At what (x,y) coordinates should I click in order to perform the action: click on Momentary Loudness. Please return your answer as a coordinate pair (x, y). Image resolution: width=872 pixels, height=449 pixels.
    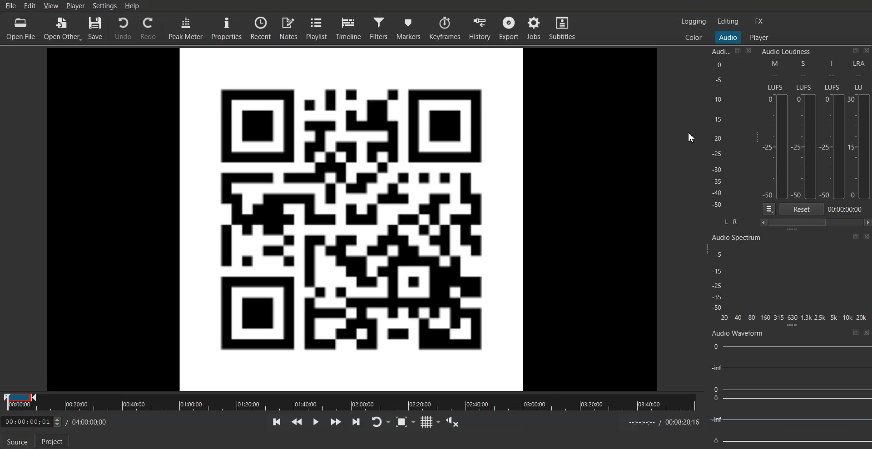
    Looking at the image, I should click on (776, 129).